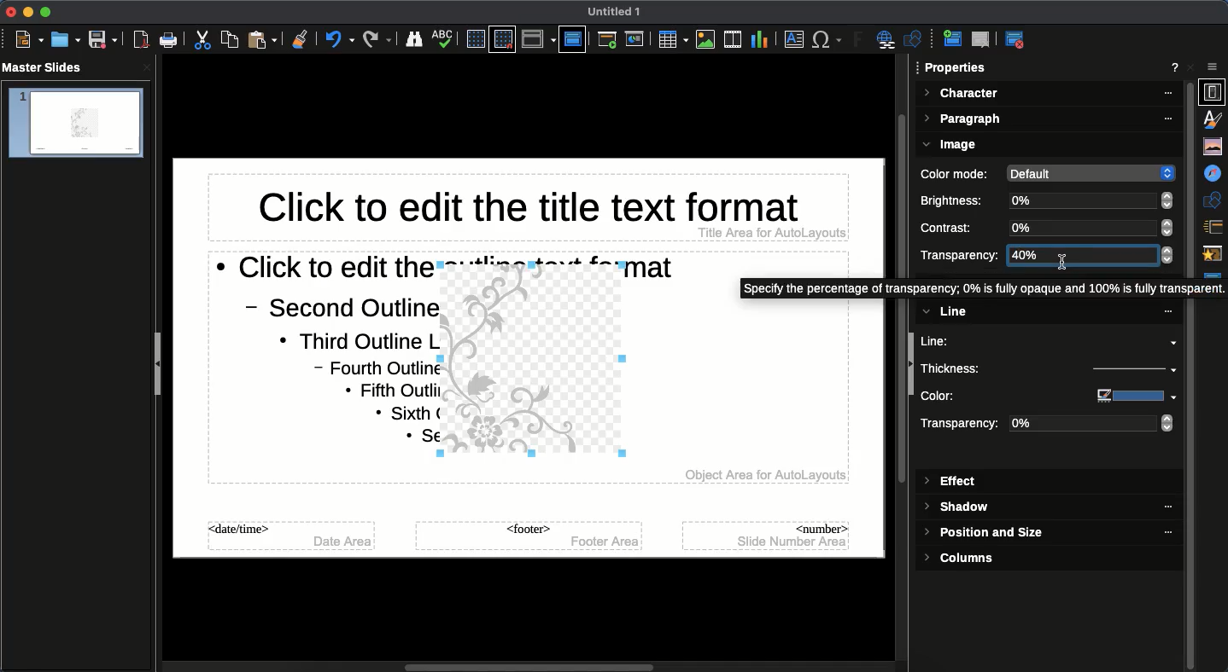 The image size is (1228, 672). I want to click on Master slide, so click(1215, 281).